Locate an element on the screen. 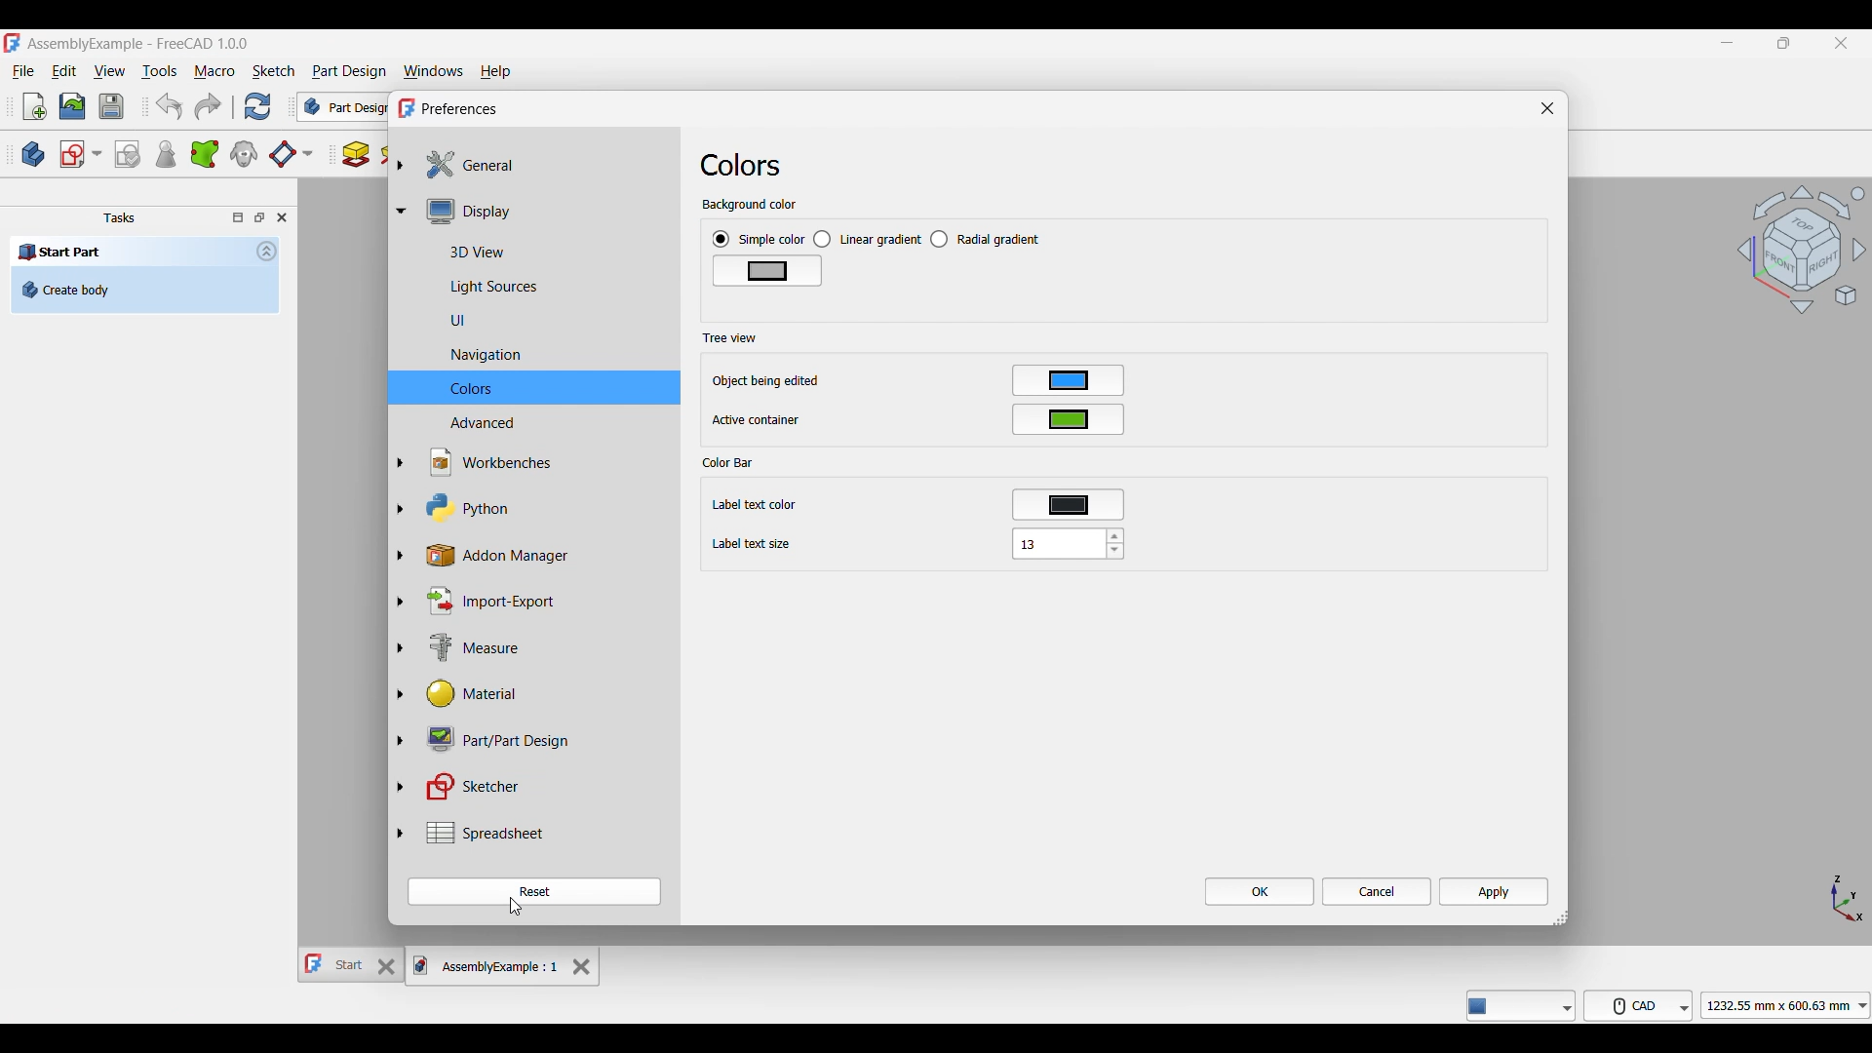  Validate sketch is located at coordinates (128, 155).